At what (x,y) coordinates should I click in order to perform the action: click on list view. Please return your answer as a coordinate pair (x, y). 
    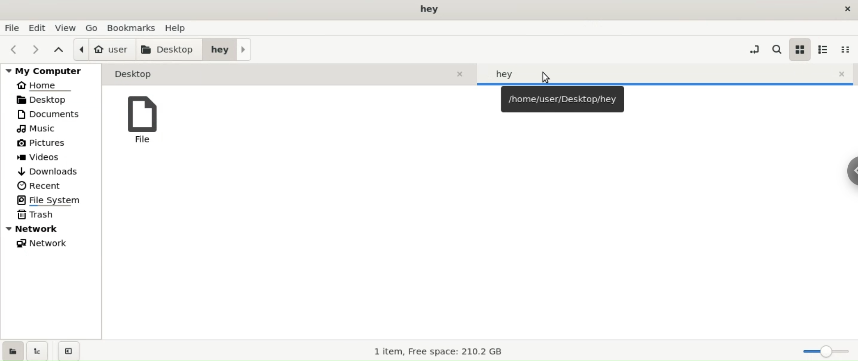
    Looking at the image, I should click on (824, 49).